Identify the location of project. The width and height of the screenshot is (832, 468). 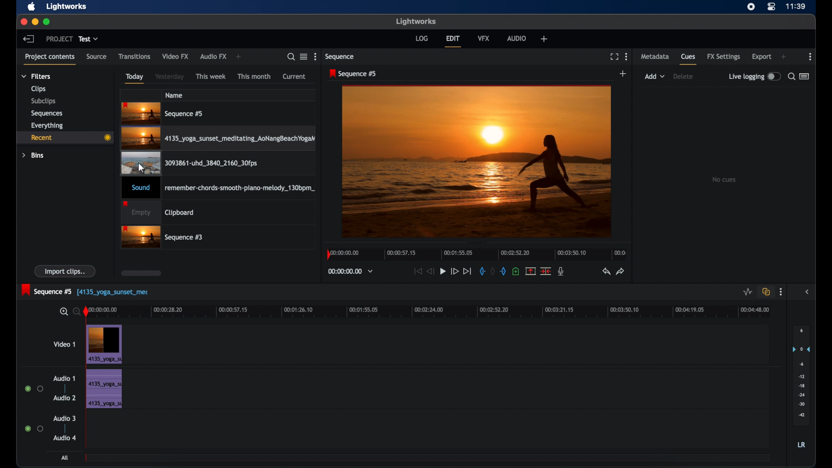
(59, 39).